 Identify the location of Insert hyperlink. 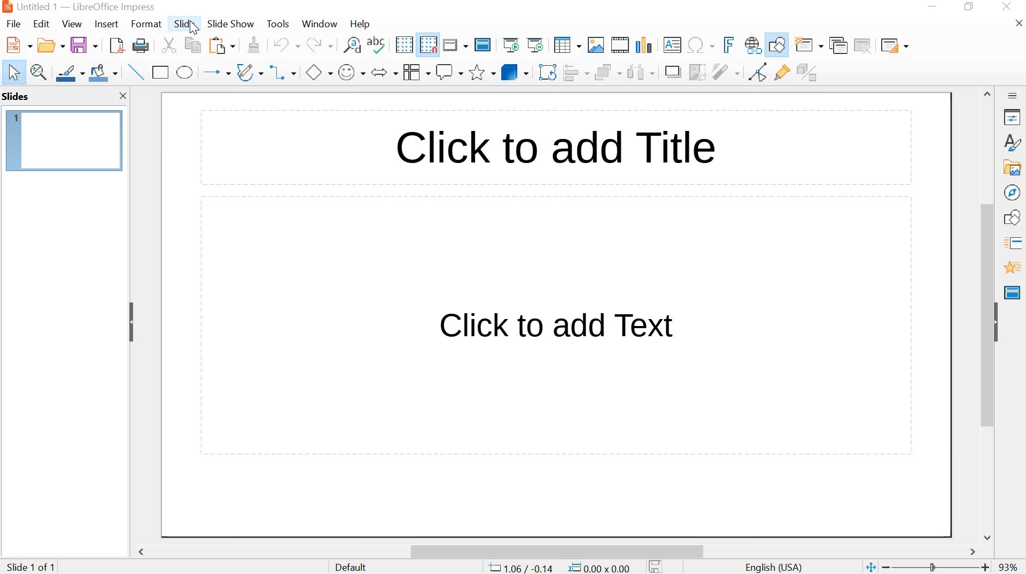
(753, 46).